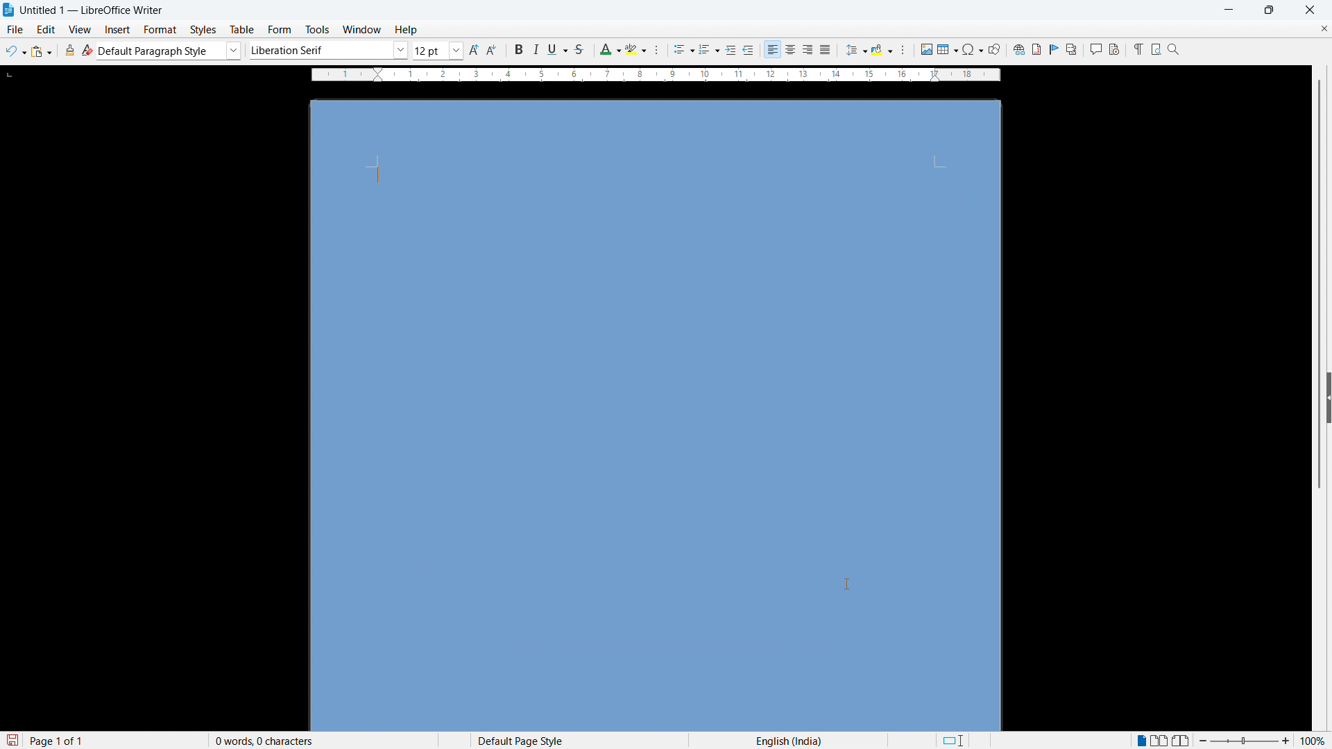 This screenshot has height=749, width=1332. I want to click on Zoom percentage , so click(1315, 740).